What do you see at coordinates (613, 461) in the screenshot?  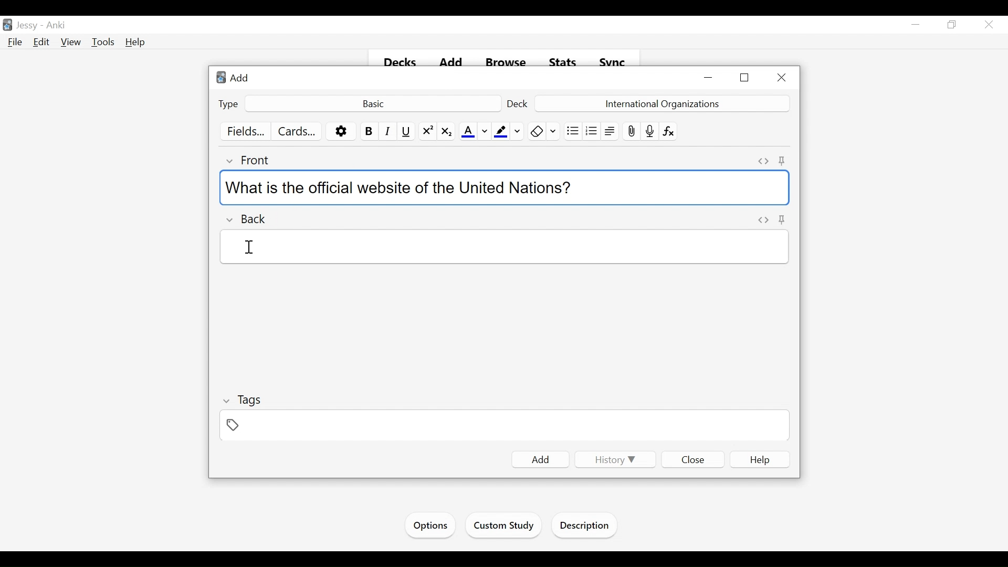 I see `History` at bounding box center [613, 461].